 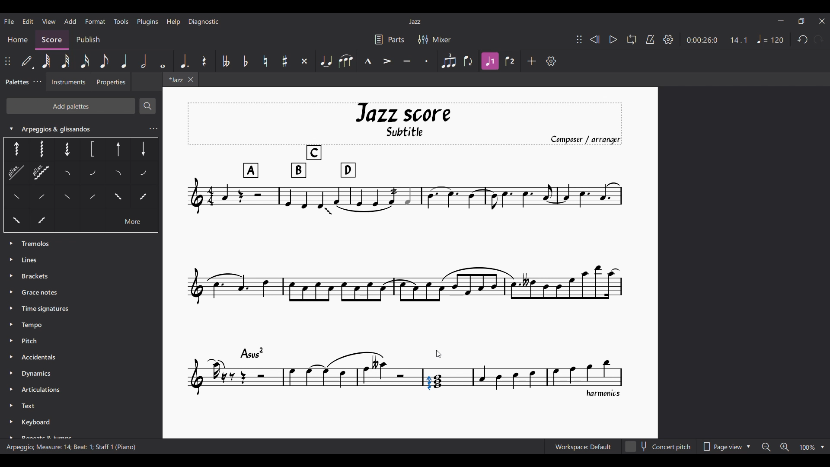 What do you see at coordinates (117, 150) in the screenshot?
I see `` at bounding box center [117, 150].